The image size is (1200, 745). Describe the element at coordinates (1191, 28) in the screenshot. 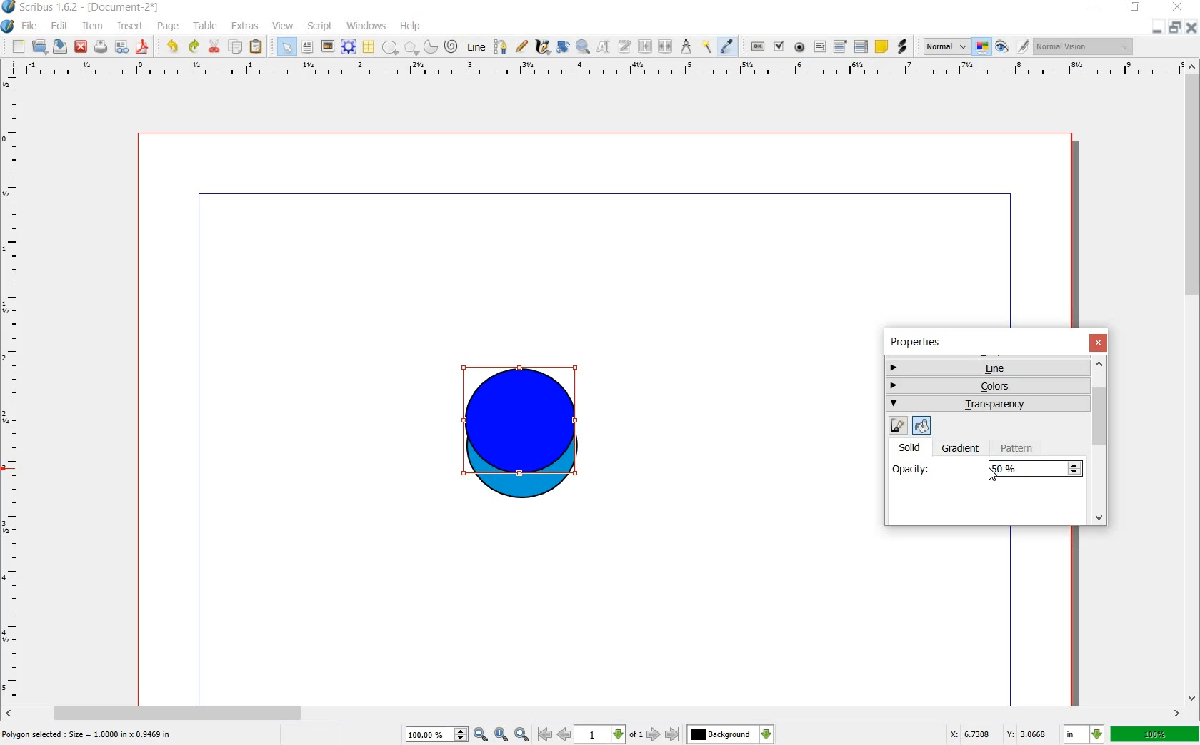

I see `close` at that location.